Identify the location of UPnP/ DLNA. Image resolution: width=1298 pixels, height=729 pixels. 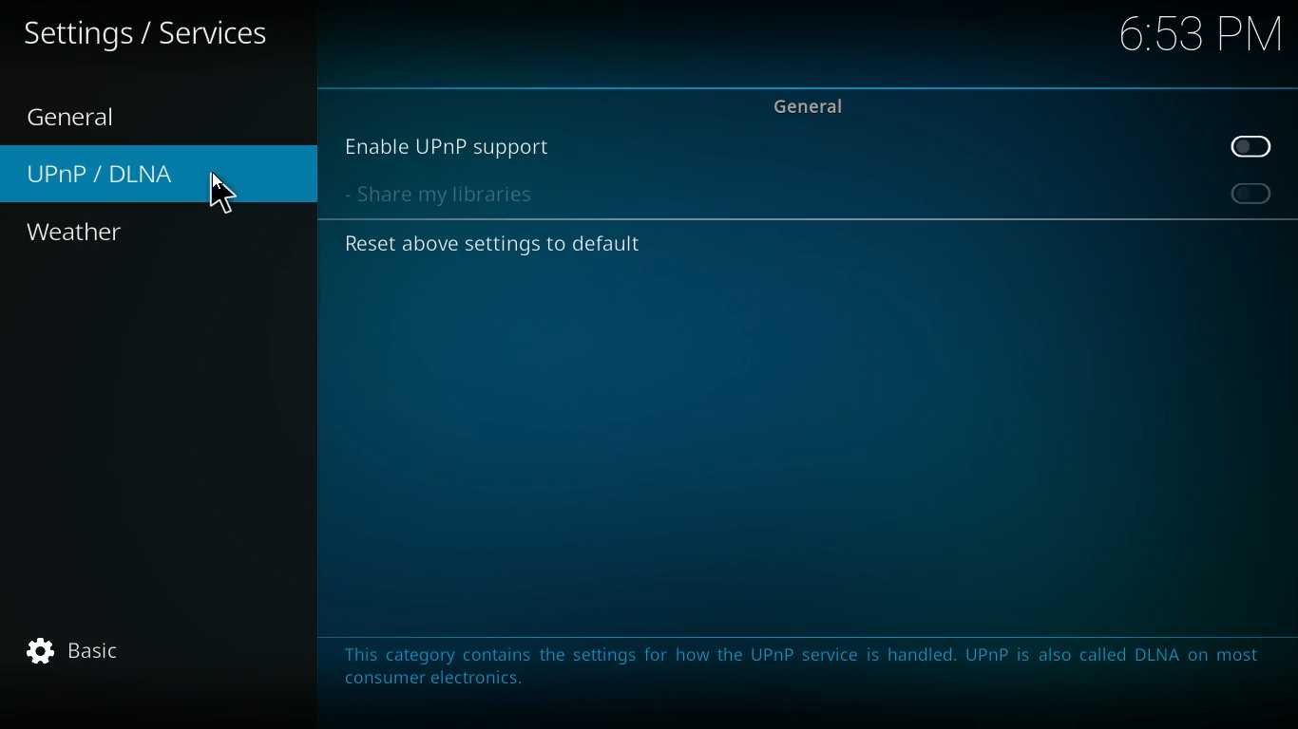
(157, 175).